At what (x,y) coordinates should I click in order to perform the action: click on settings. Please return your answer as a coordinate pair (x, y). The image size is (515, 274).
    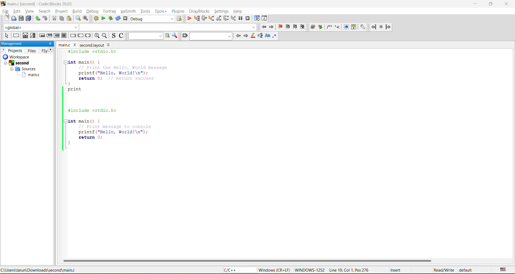
    Looking at the image, I should click on (222, 11).